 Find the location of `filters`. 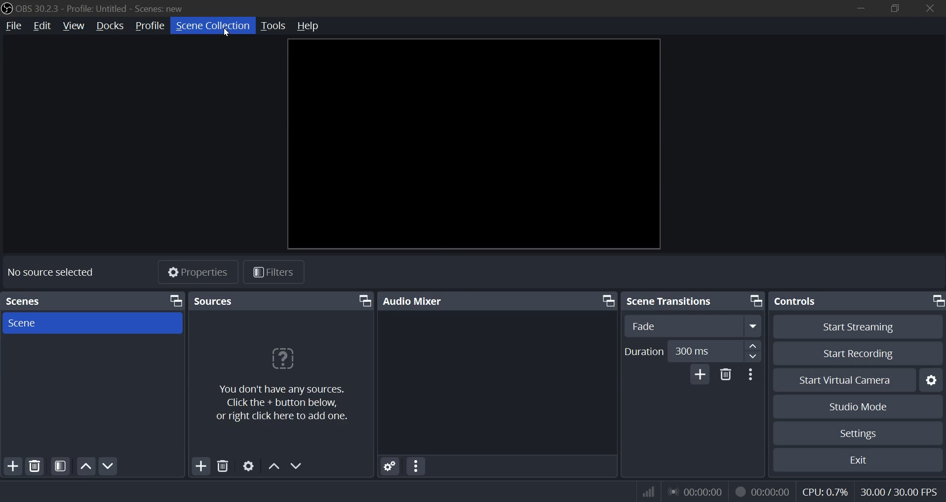

filters is located at coordinates (280, 271).